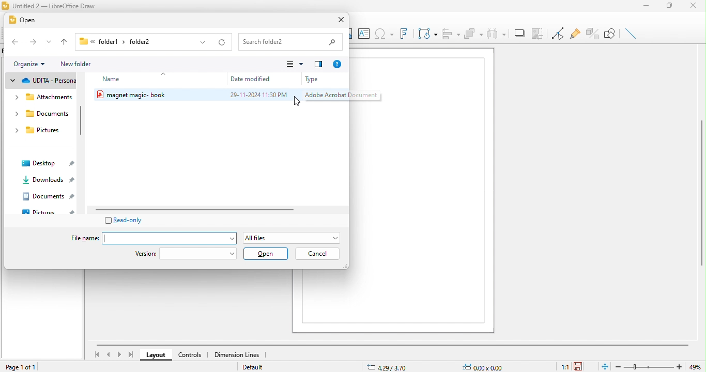 Image resolution: width=706 pixels, height=372 pixels. What do you see at coordinates (5, 6) in the screenshot?
I see `Libre Logo` at bounding box center [5, 6].